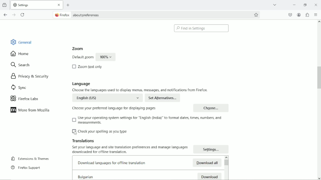  Describe the element at coordinates (31, 110) in the screenshot. I see `More from mozilla` at that location.